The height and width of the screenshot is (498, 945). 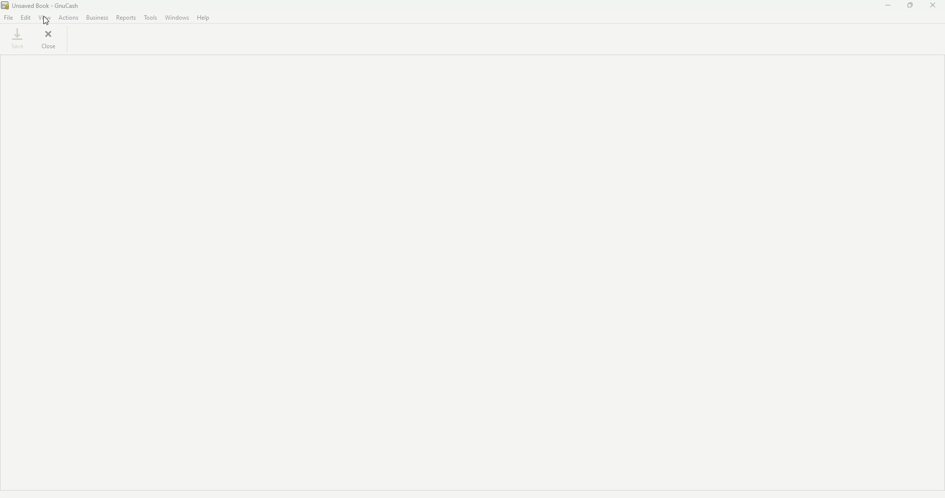 What do you see at coordinates (177, 18) in the screenshot?
I see `Windows` at bounding box center [177, 18].